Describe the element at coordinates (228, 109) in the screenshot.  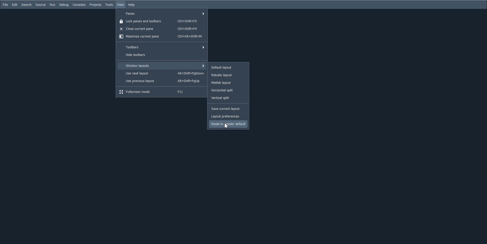
I see `Save current layout` at that location.